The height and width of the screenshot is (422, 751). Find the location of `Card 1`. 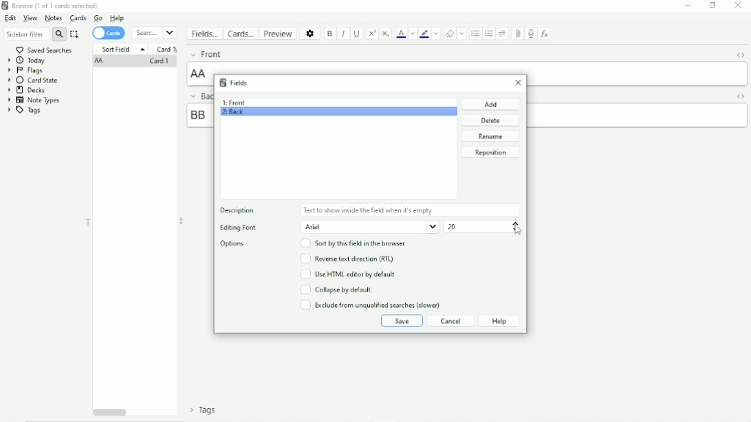

Card 1 is located at coordinates (158, 62).